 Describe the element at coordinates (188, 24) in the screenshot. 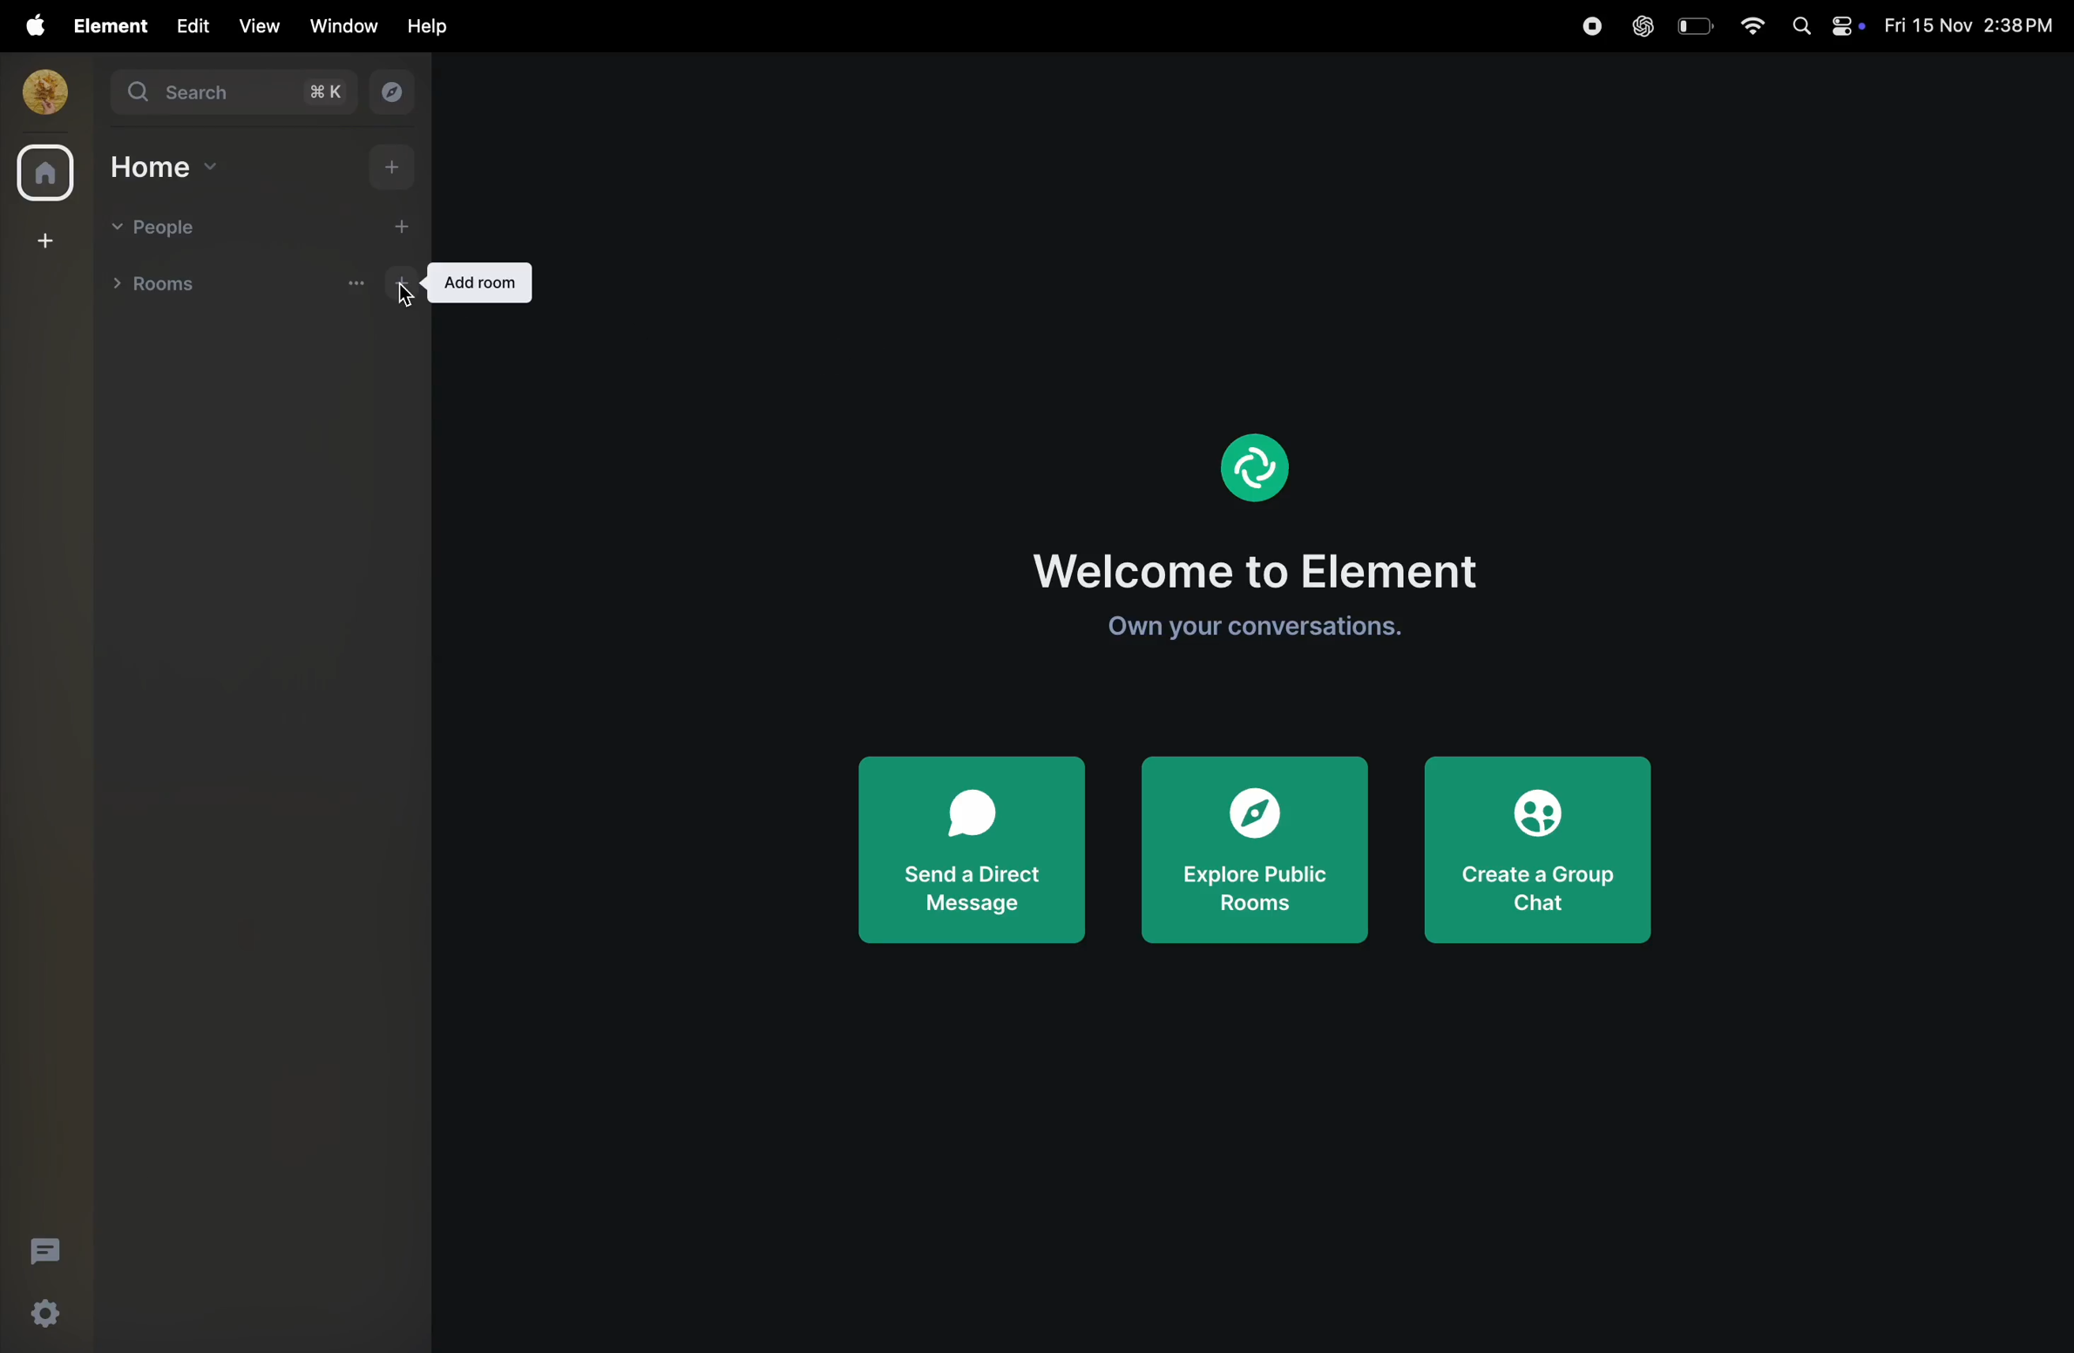

I see `edit` at that location.